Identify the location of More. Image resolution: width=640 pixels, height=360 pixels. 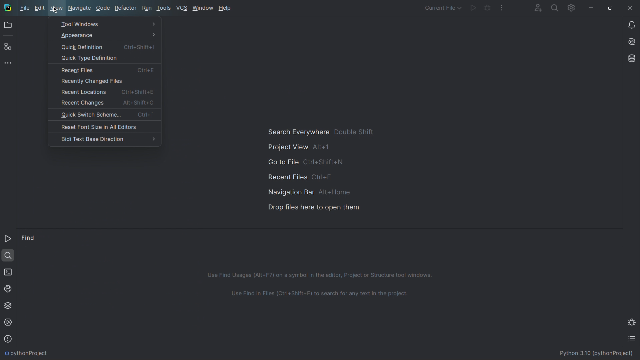
(602, 237).